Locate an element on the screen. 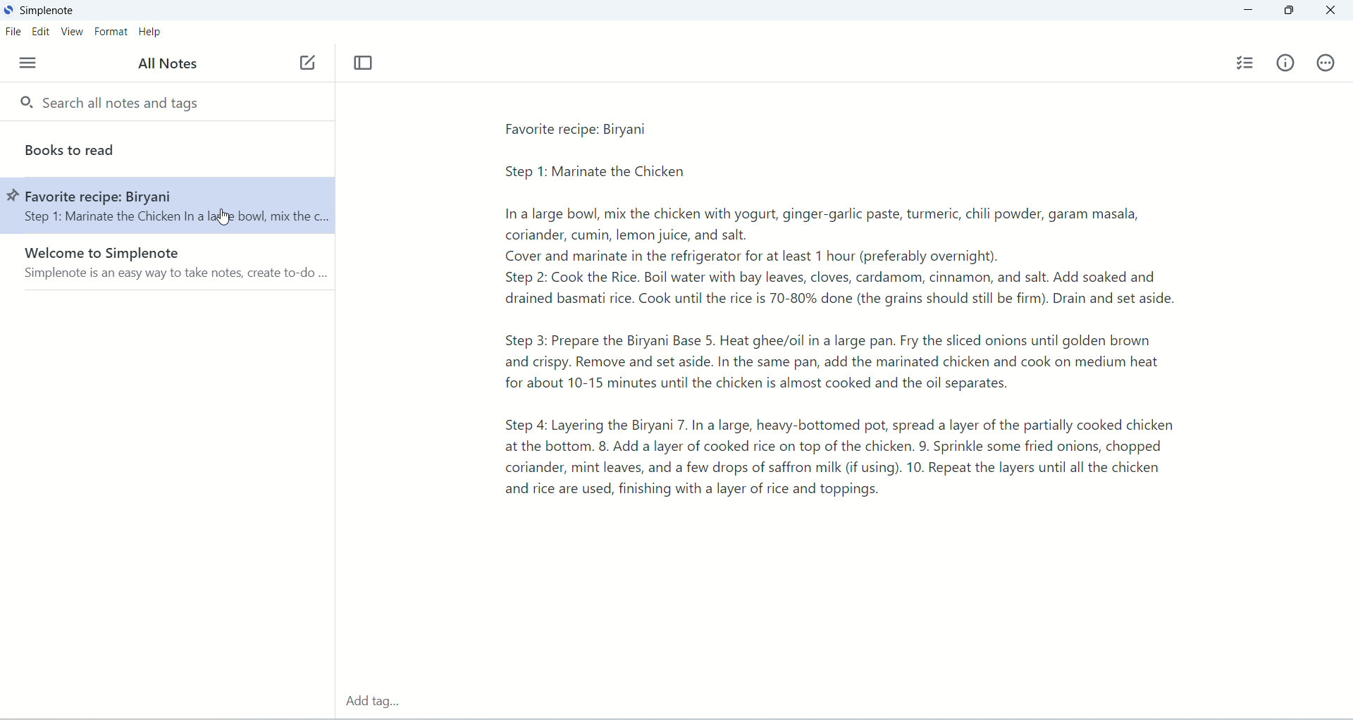  insert checklist is located at coordinates (1247, 63).